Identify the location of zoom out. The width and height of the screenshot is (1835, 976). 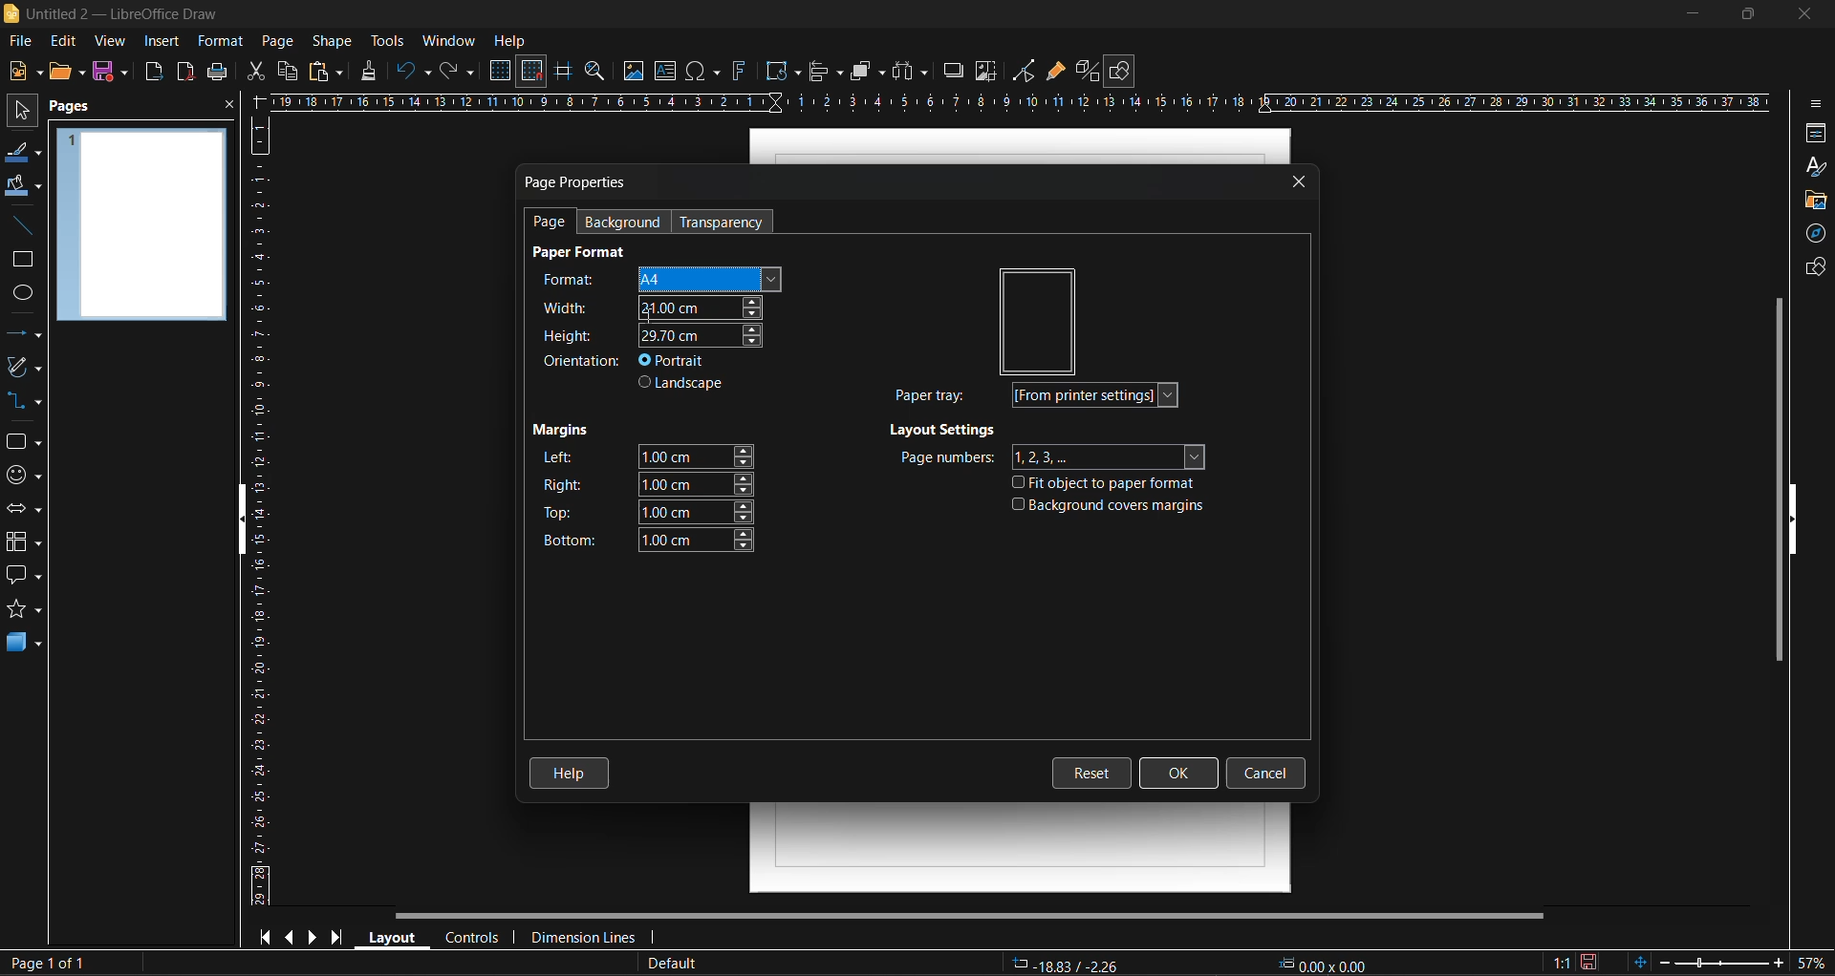
(1664, 962).